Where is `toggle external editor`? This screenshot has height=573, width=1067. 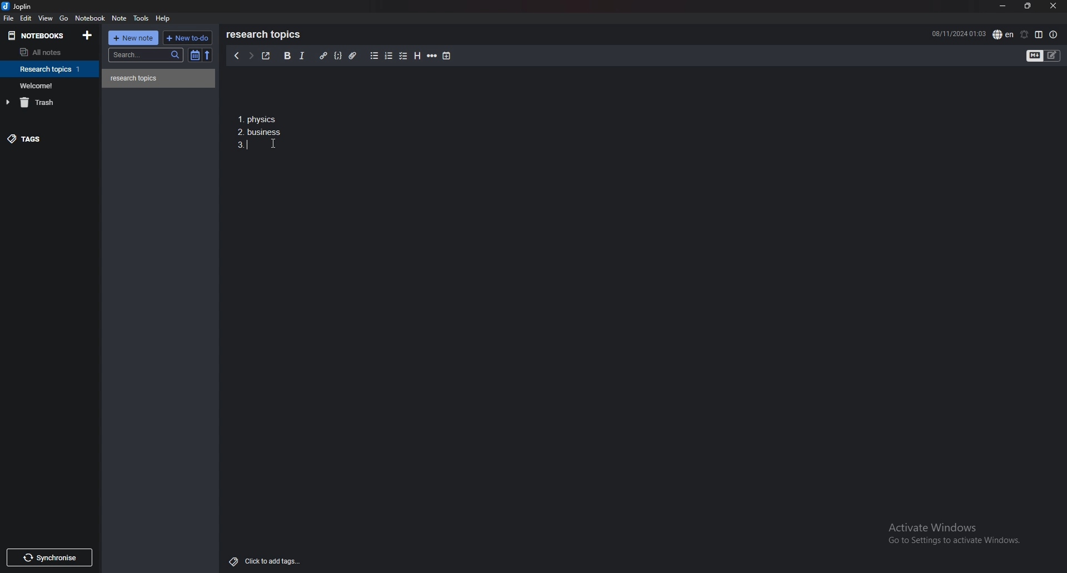 toggle external editor is located at coordinates (265, 56).